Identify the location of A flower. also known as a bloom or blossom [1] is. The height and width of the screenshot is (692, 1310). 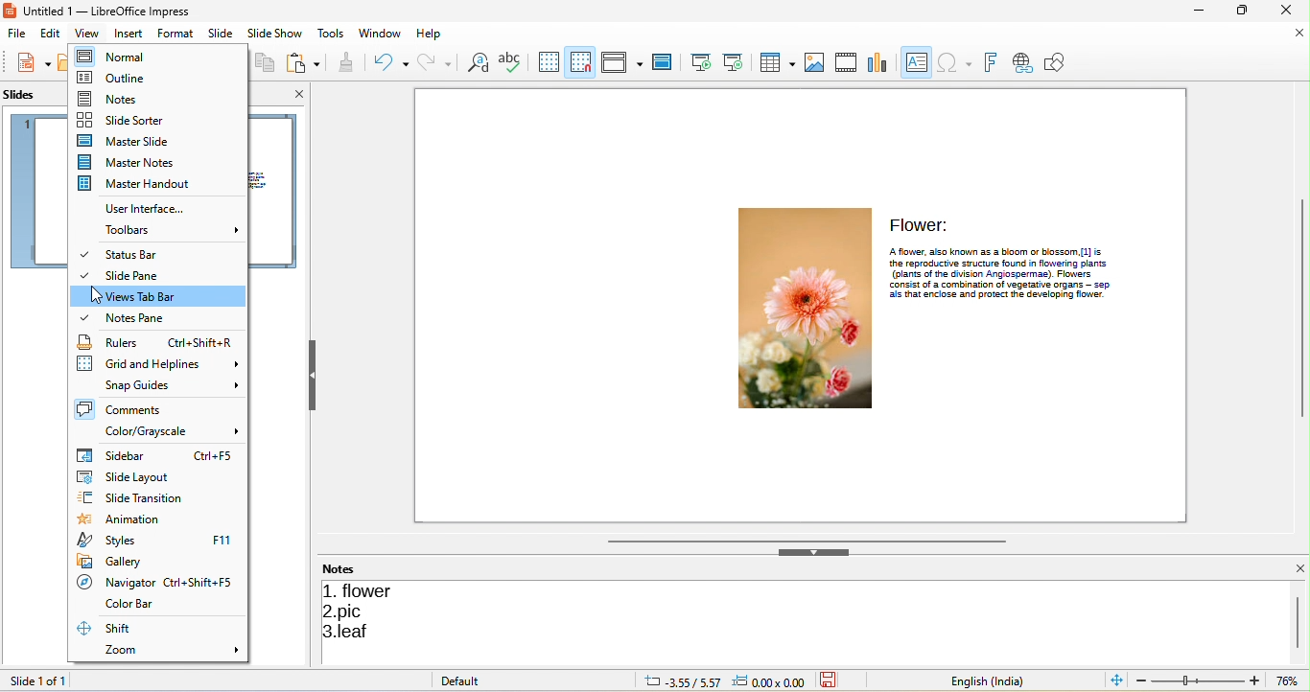
(994, 252).